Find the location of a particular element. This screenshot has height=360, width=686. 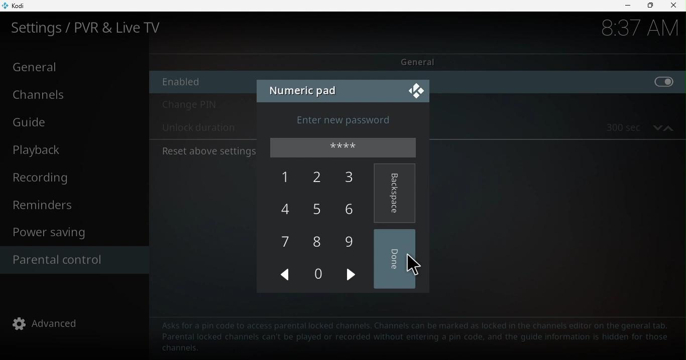

General is located at coordinates (73, 67).